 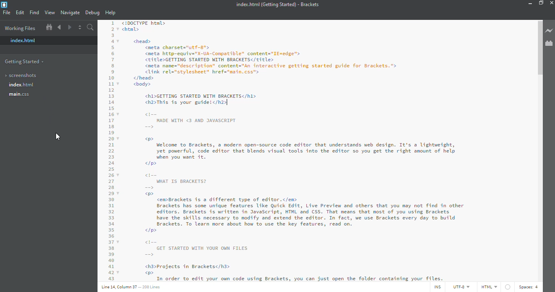 What do you see at coordinates (542, 3) in the screenshot?
I see `maximize` at bounding box center [542, 3].